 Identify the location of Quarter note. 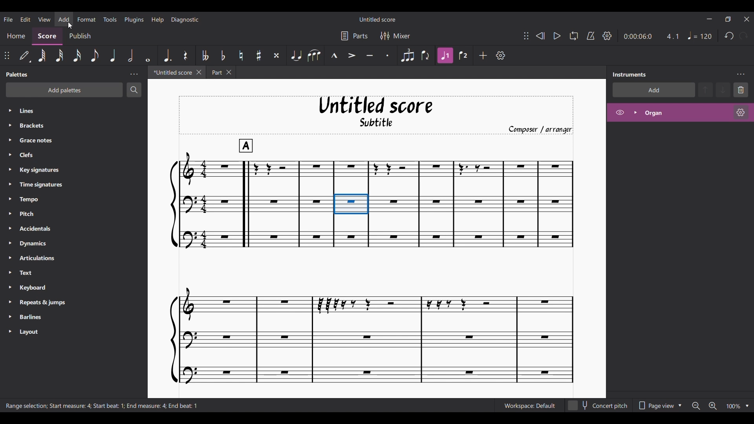
(699, 35).